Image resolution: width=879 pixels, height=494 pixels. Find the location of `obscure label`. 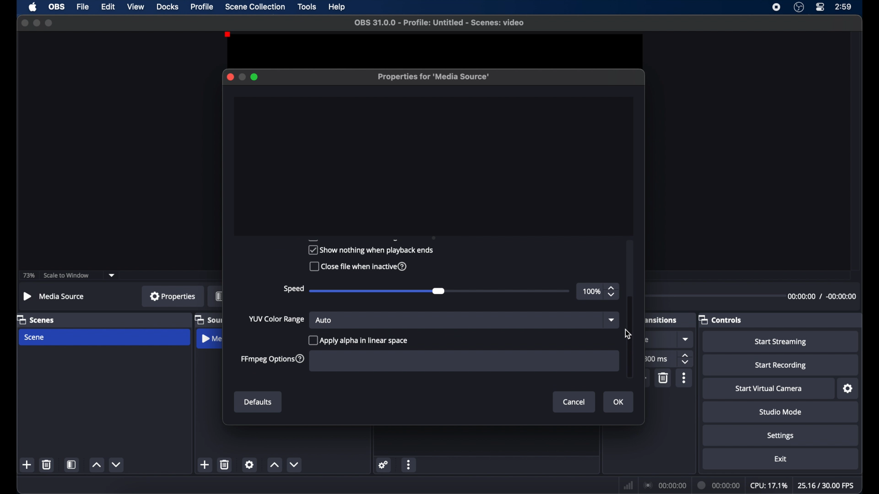

obscure label is located at coordinates (662, 319).